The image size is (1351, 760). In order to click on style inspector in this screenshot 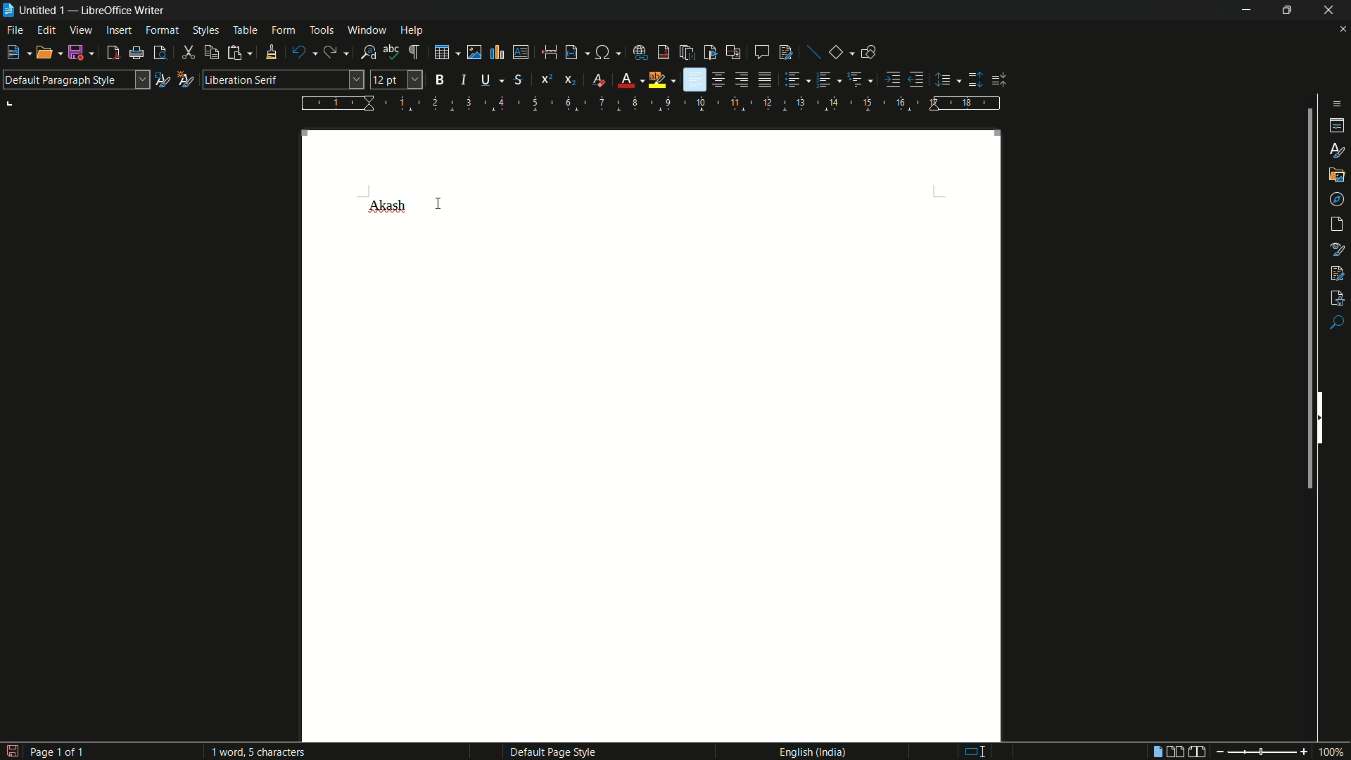, I will do `click(1338, 248)`.